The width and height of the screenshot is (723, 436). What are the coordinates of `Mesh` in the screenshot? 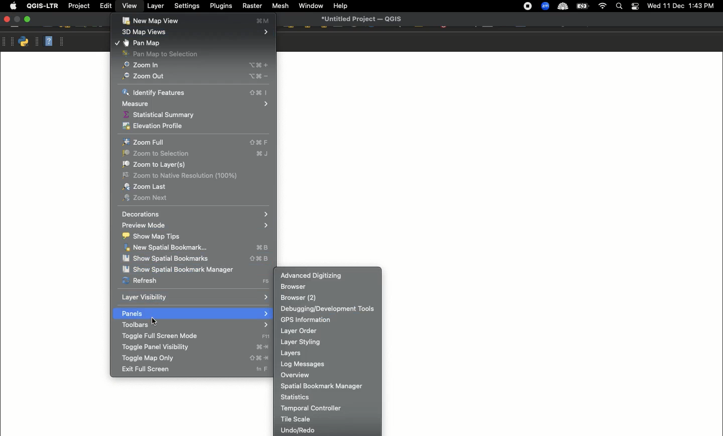 It's located at (280, 6).